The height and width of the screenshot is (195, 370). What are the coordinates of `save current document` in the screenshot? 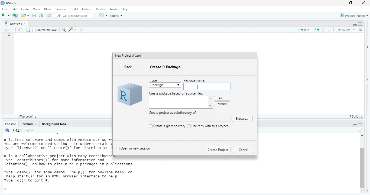 It's located at (28, 30).